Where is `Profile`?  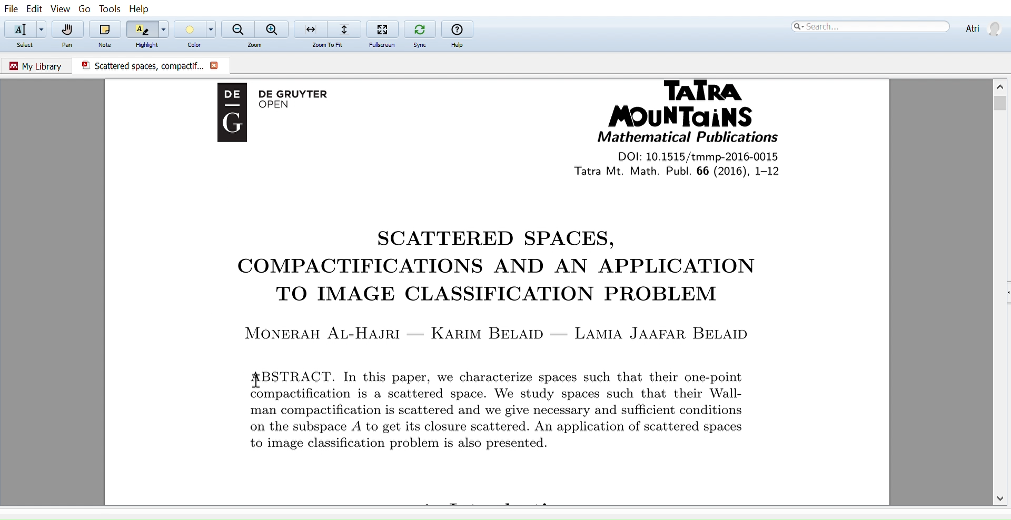
Profile is located at coordinates (982, 27).